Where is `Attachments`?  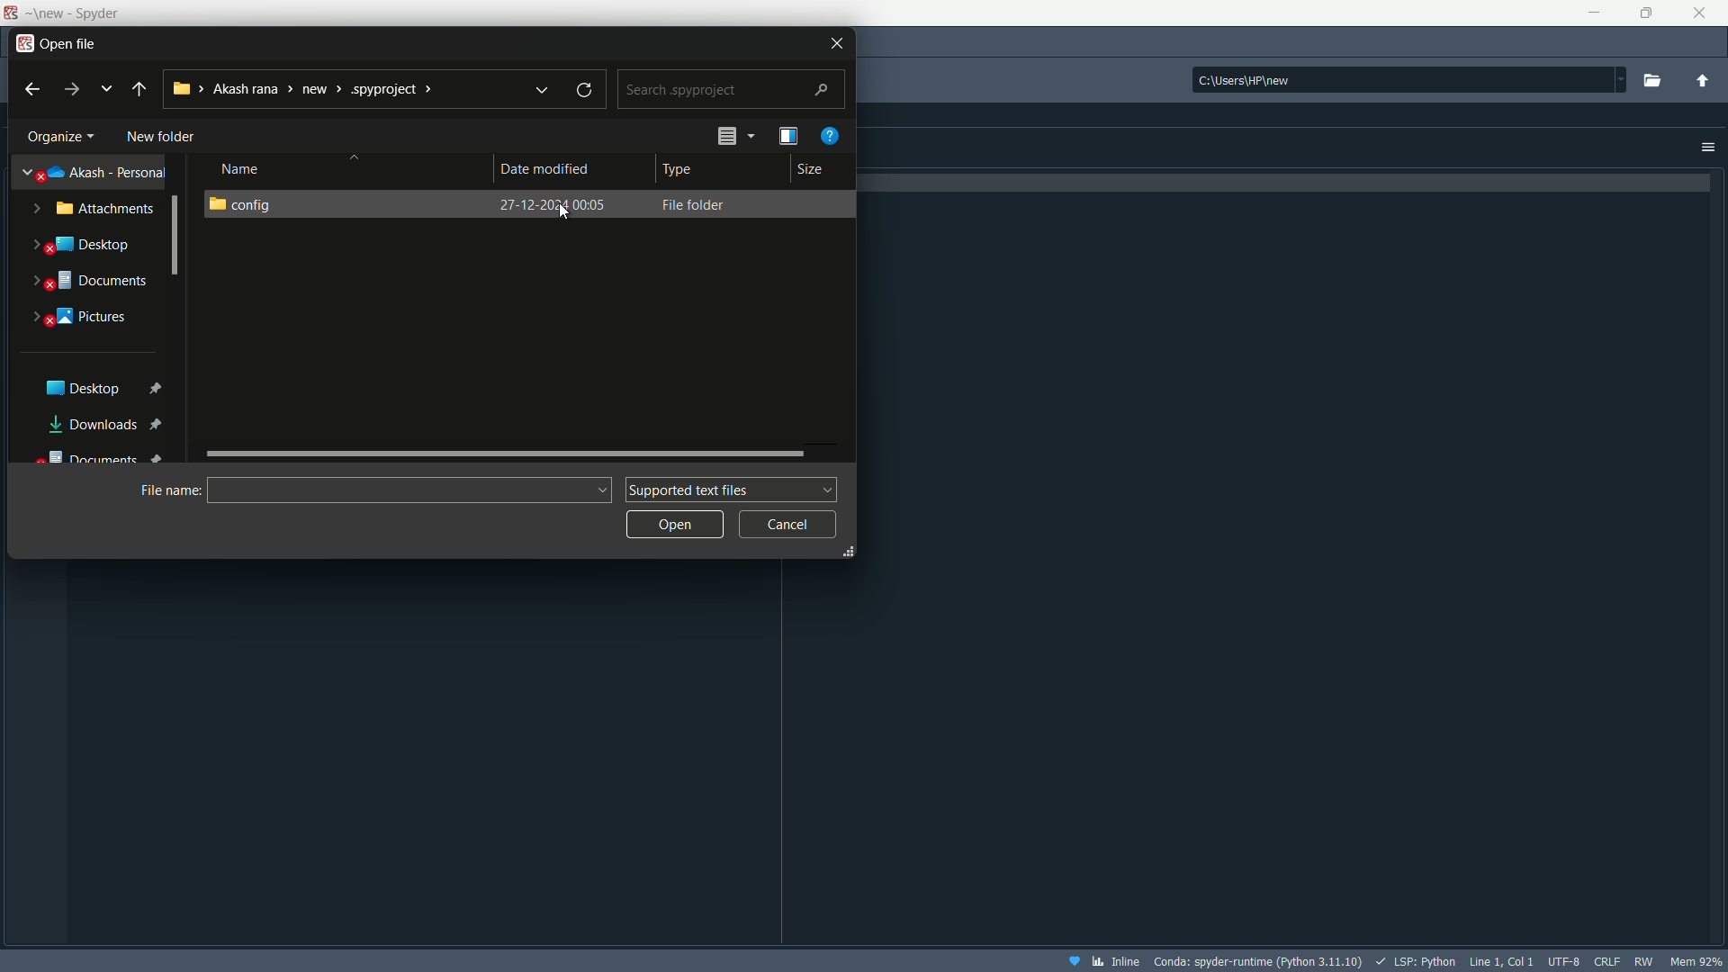 Attachments is located at coordinates (104, 211).